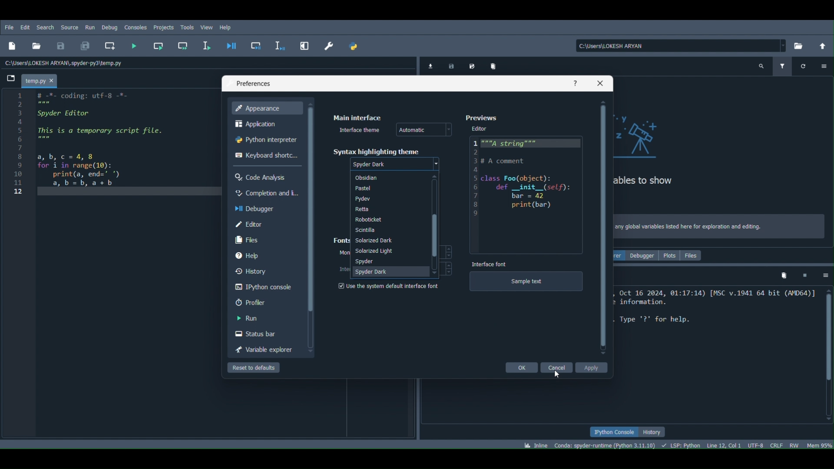 The image size is (834, 469). Describe the element at coordinates (559, 376) in the screenshot. I see `Cursor` at that location.